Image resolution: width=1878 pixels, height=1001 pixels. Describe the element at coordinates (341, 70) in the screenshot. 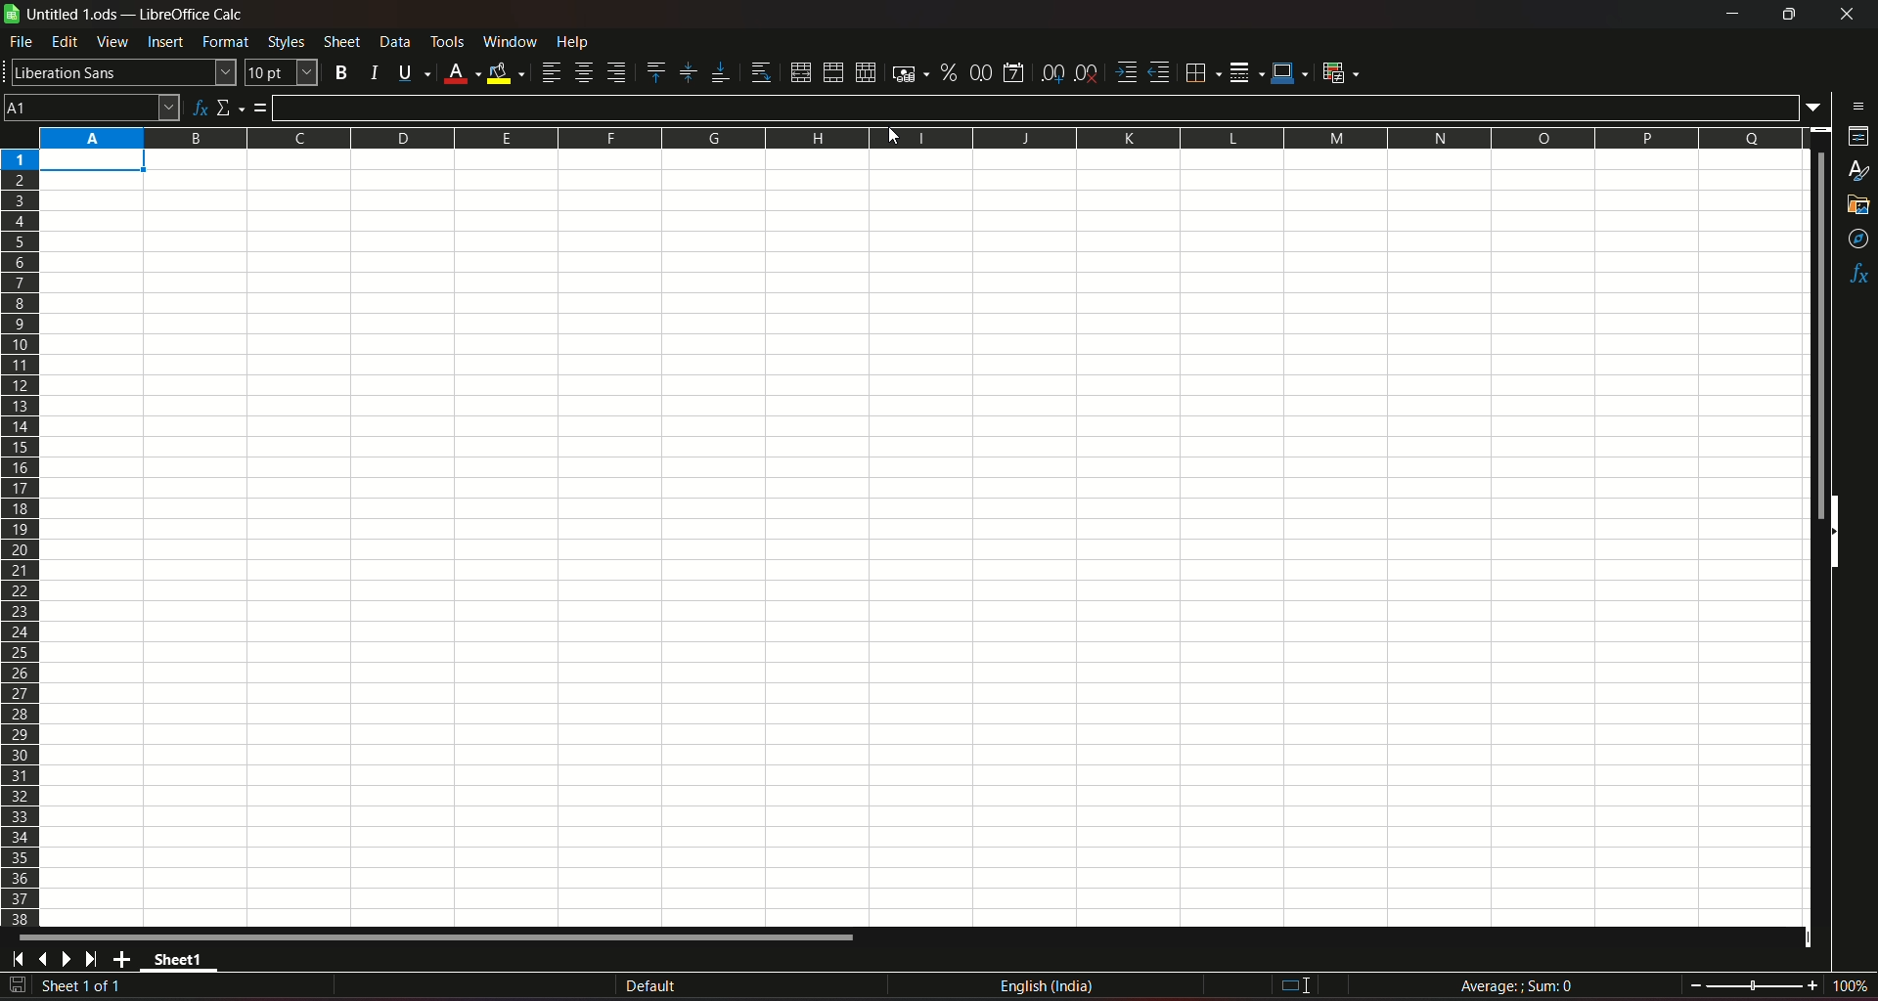

I see `bold` at that location.